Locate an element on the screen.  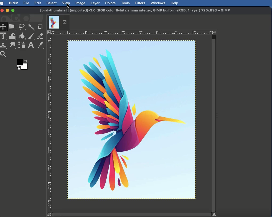
vertical Ruler is located at coordinates (50, 123).